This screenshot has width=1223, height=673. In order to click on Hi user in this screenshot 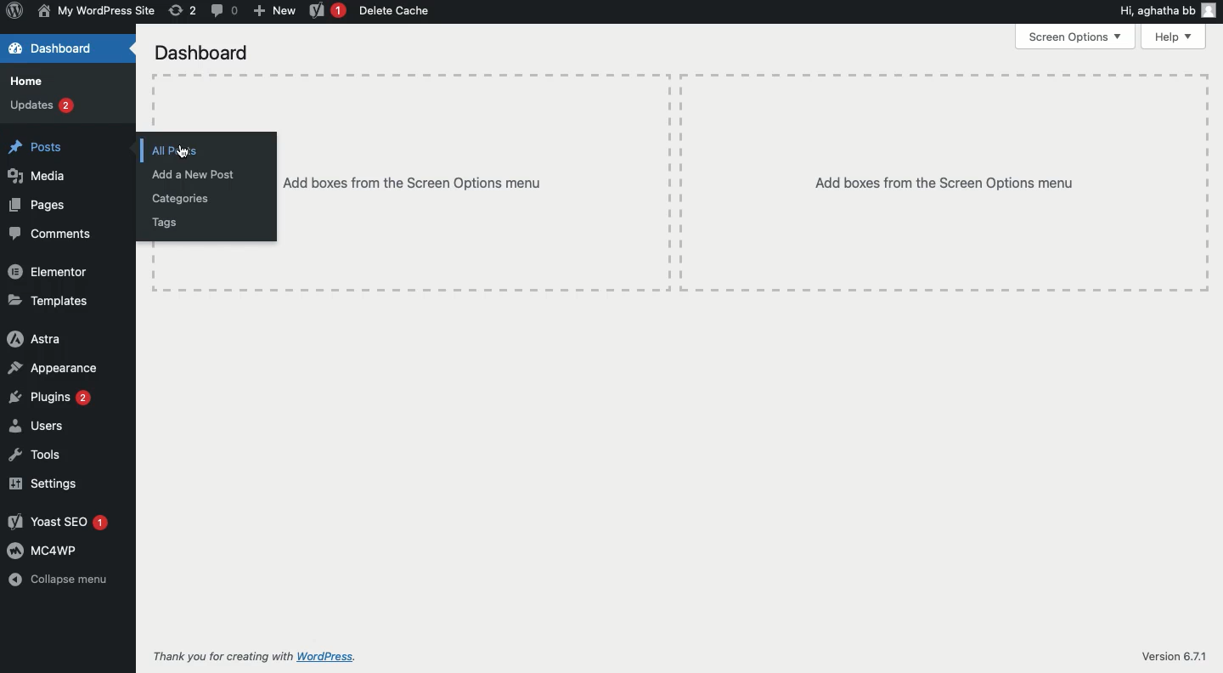, I will do `click(1169, 12)`.